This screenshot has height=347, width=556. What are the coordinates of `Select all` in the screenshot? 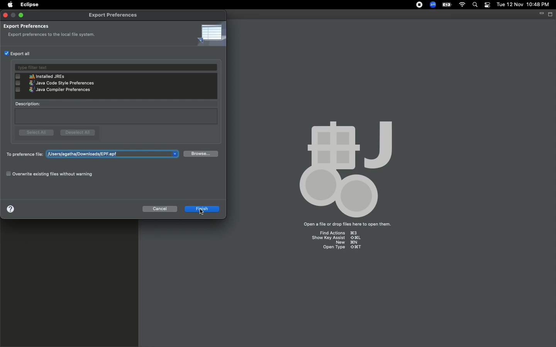 It's located at (36, 132).